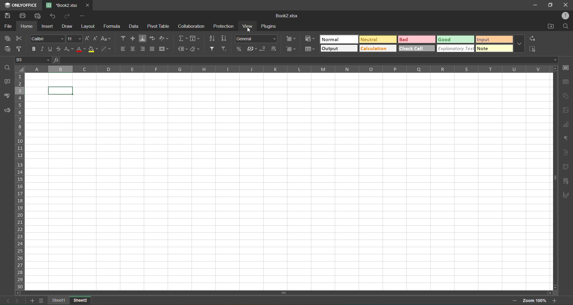 Image resolution: width=573 pixels, height=305 pixels. Describe the element at coordinates (133, 38) in the screenshot. I see `align middle` at that location.